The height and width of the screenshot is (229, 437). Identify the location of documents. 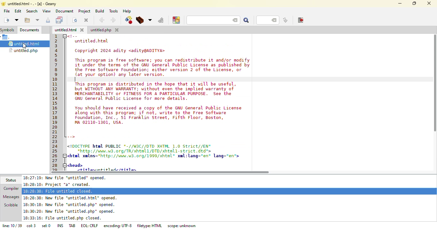
(30, 29).